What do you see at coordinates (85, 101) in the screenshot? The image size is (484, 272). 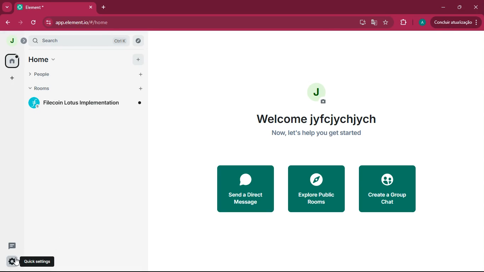 I see `filecoin lotus implementation ` at bounding box center [85, 101].